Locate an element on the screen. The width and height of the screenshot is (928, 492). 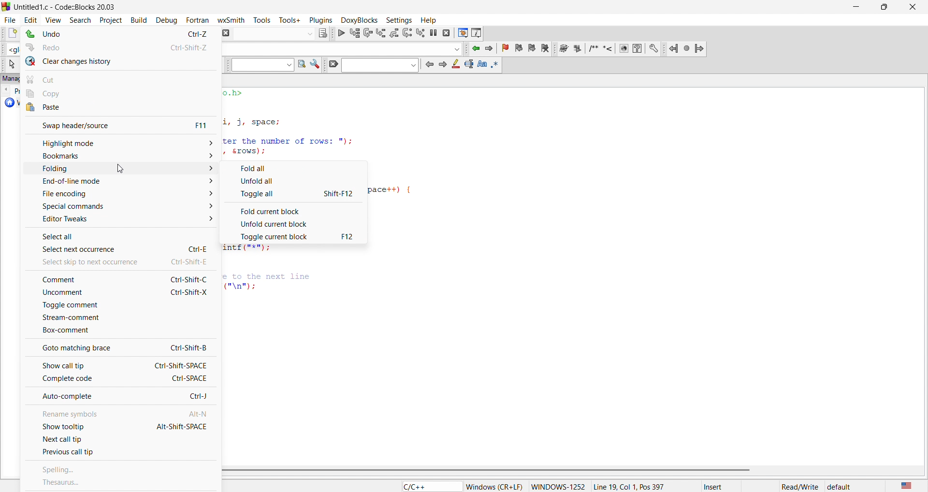
box comment is located at coordinates (118, 331).